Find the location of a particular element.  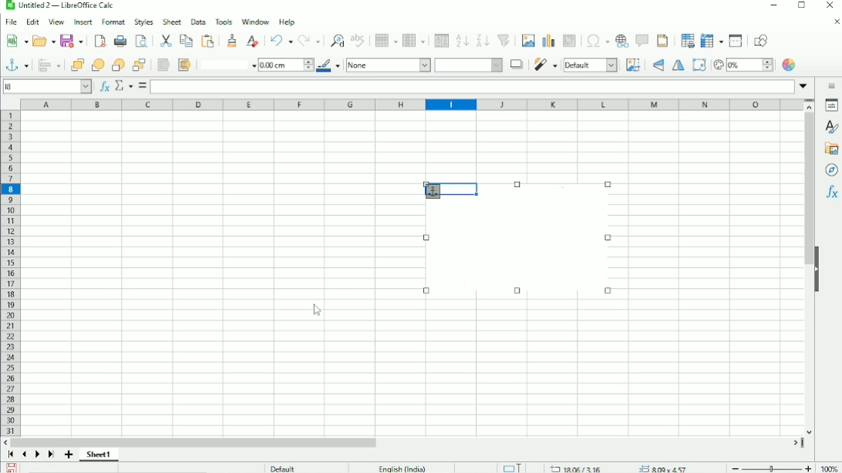

Close document is located at coordinates (834, 22).